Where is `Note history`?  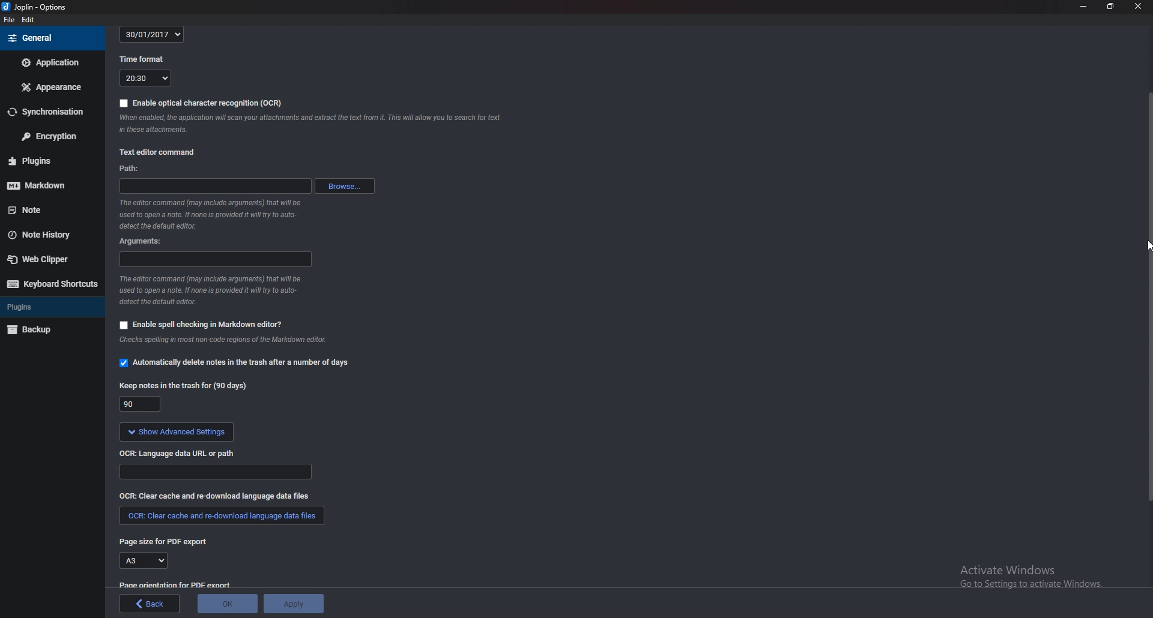
Note history is located at coordinates (44, 235).